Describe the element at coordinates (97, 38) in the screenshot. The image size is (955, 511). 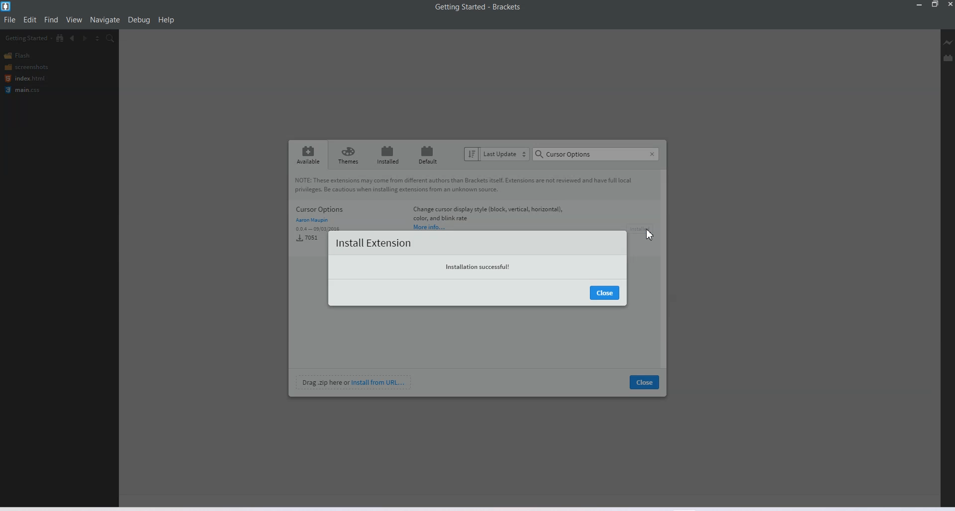
I see `Split the editor vertically and Horizontally` at that location.